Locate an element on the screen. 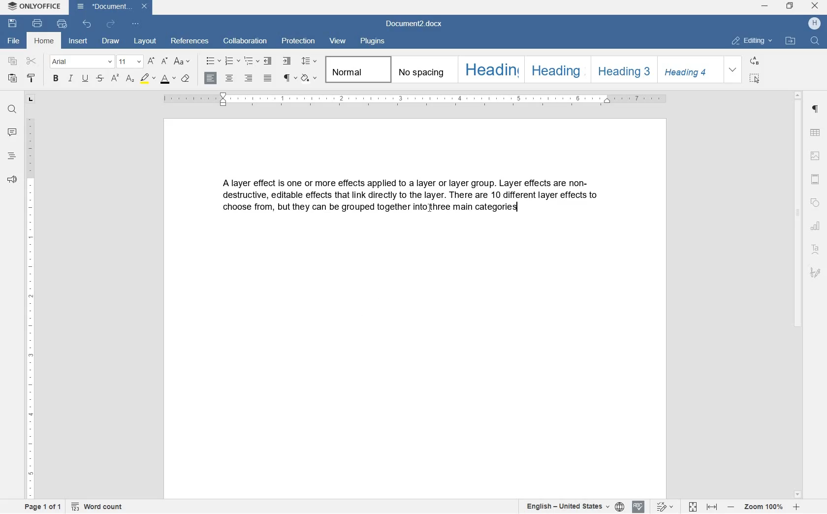  references is located at coordinates (191, 42).